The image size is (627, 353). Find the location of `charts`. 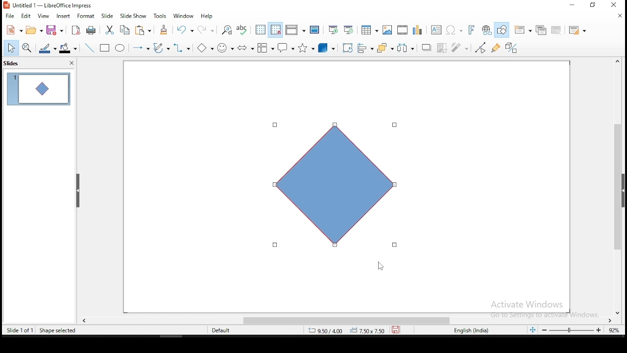

charts is located at coordinates (420, 29).